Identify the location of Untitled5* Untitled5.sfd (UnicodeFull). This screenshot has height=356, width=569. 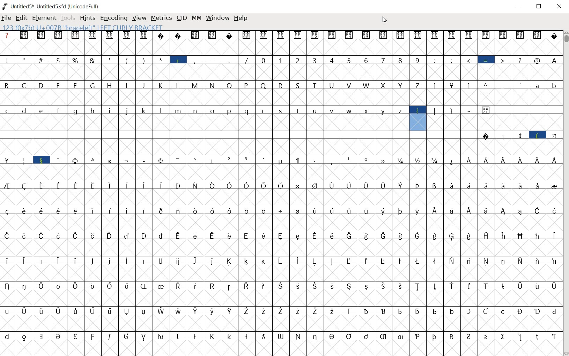
(51, 6).